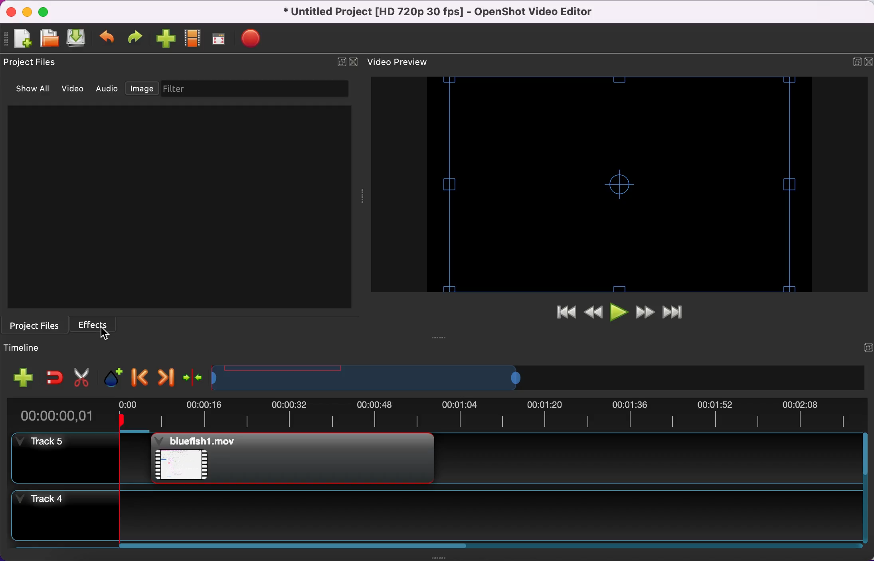 This screenshot has height=561, width=874. I want to click on jump to end, so click(677, 311).